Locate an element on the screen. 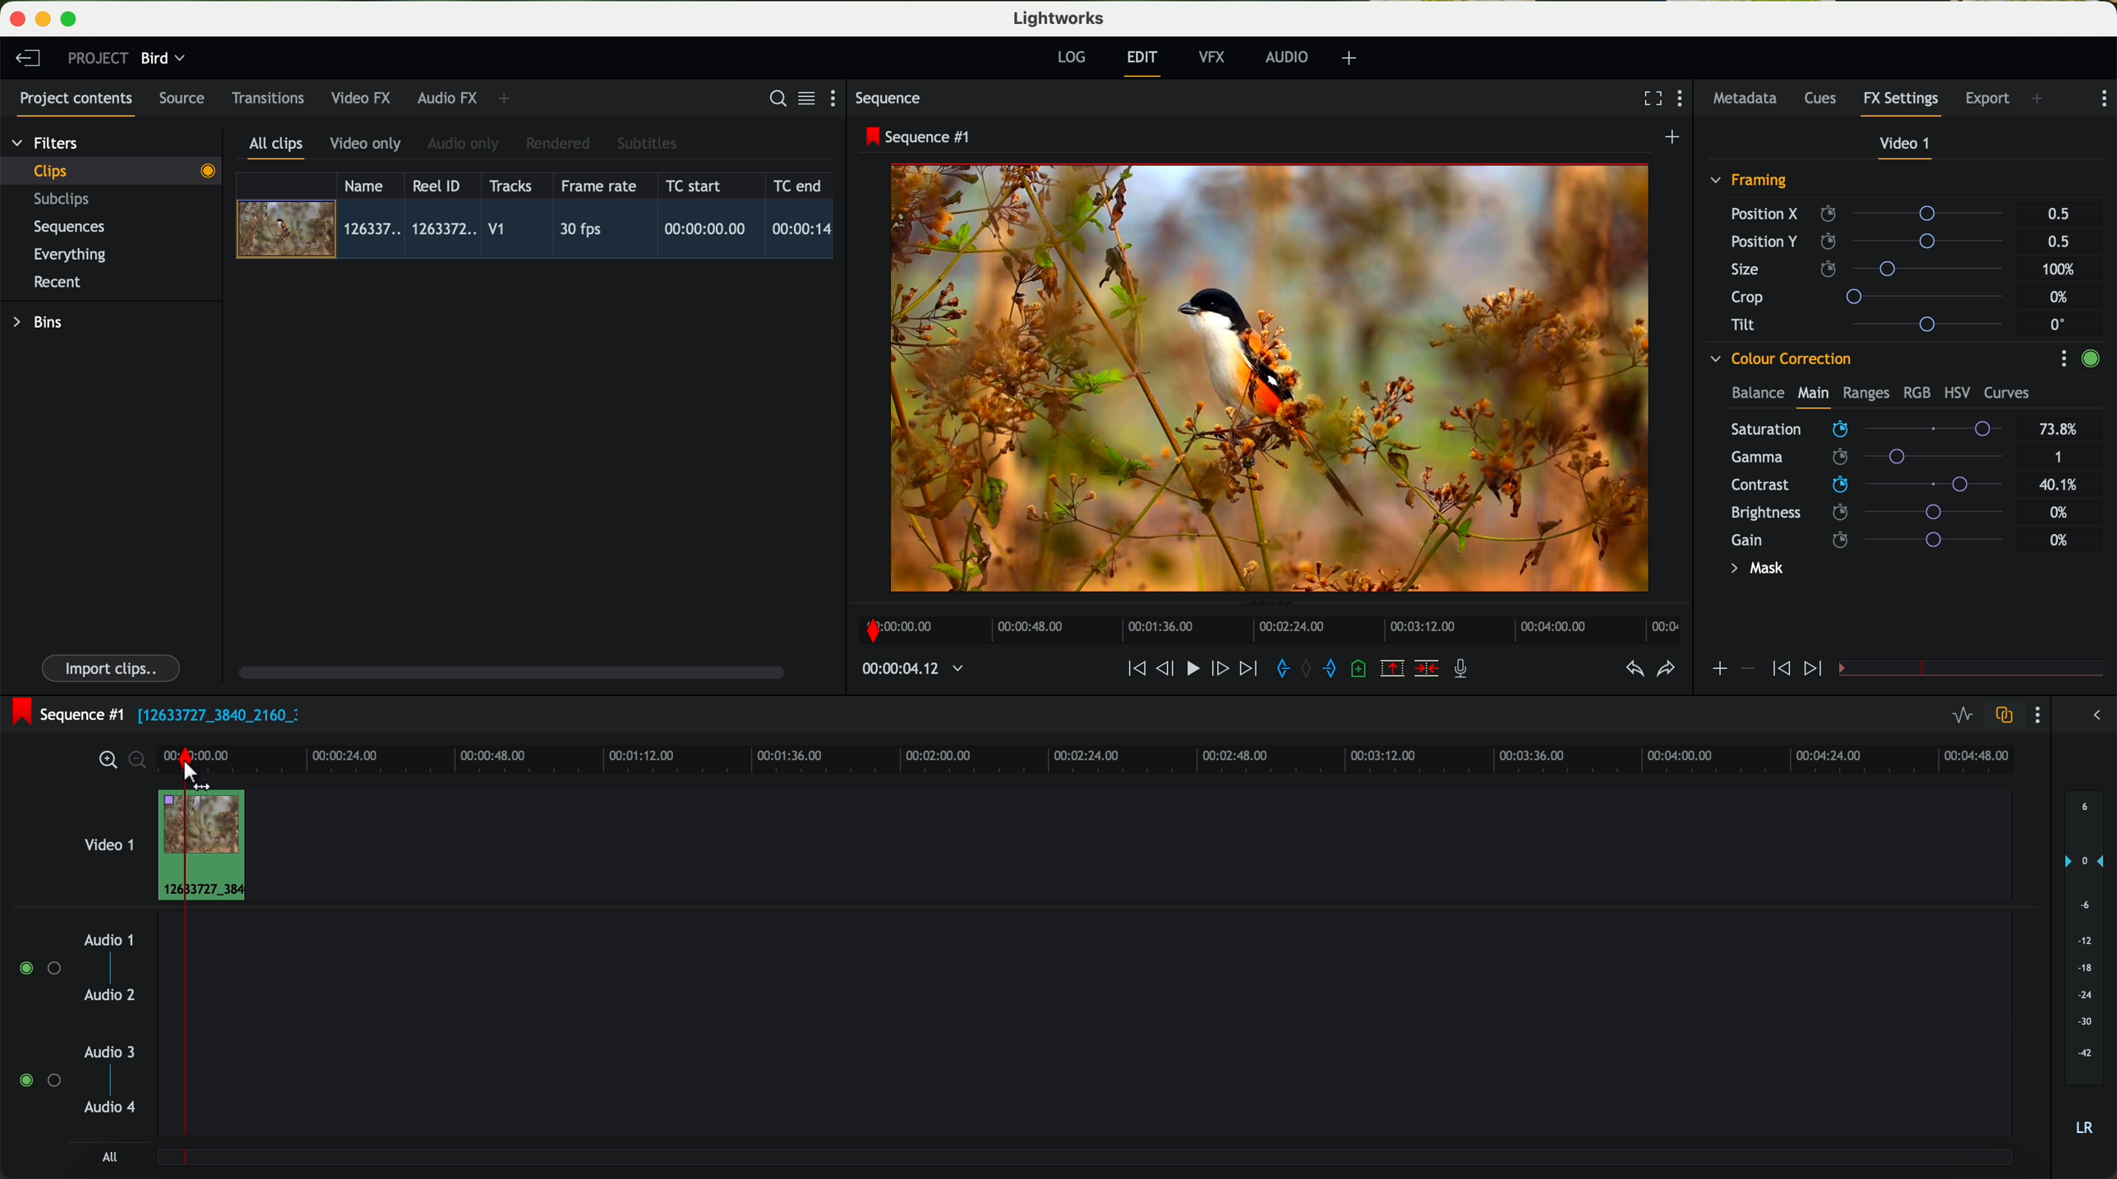 The width and height of the screenshot is (2117, 1179). click on saturation is located at coordinates (1859, 459).